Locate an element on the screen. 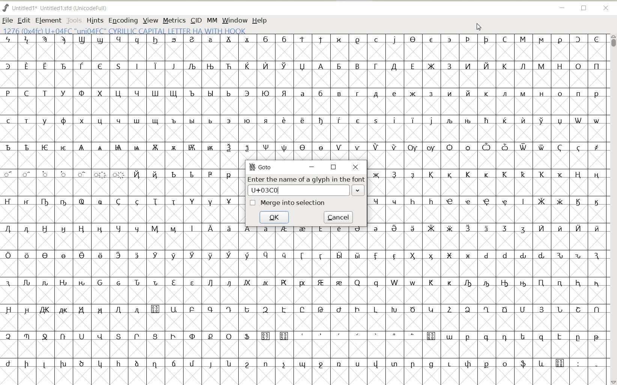  VIEW is located at coordinates (150, 20).